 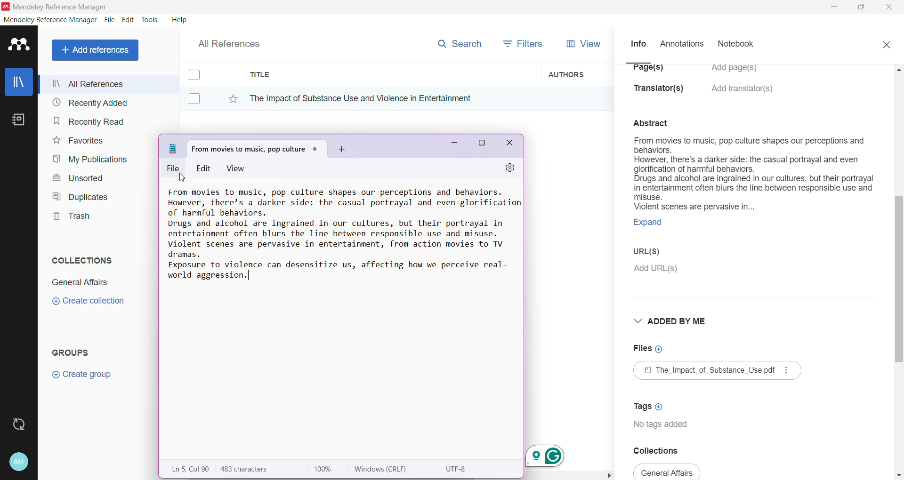 What do you see at coordinates (739, 72) in the screenshot?
I see `Click to Add Pages` at bounding box center [739, 72].